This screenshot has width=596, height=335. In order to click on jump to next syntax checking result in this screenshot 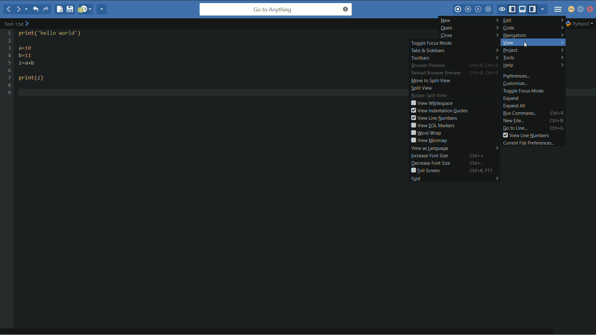, I will do `click(85, 10)`.